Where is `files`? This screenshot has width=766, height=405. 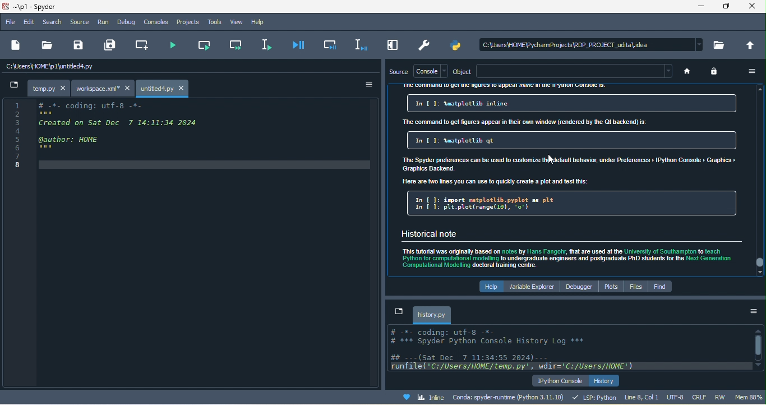 files is located at coordinates (635, 287).